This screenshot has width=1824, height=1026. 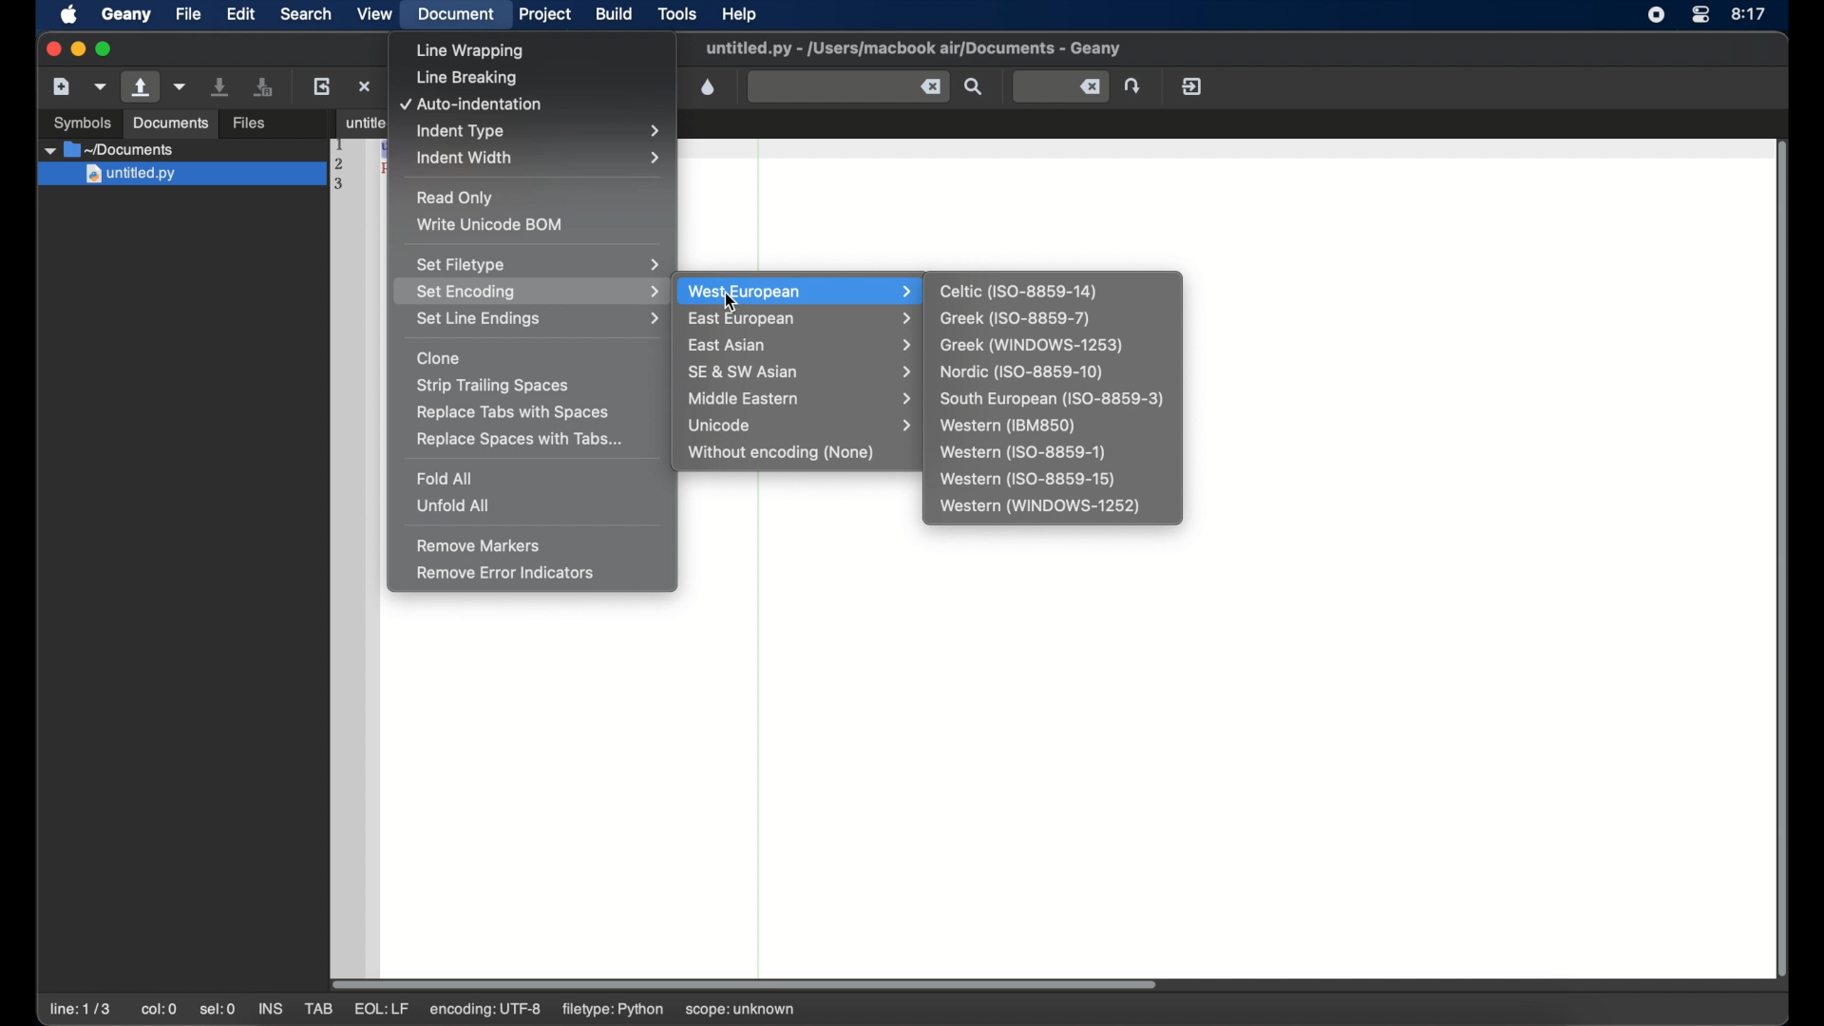 What do you see at coordinates (1008, 426) in the screenshot?
I see `western` at bounding box center [1008, 426].